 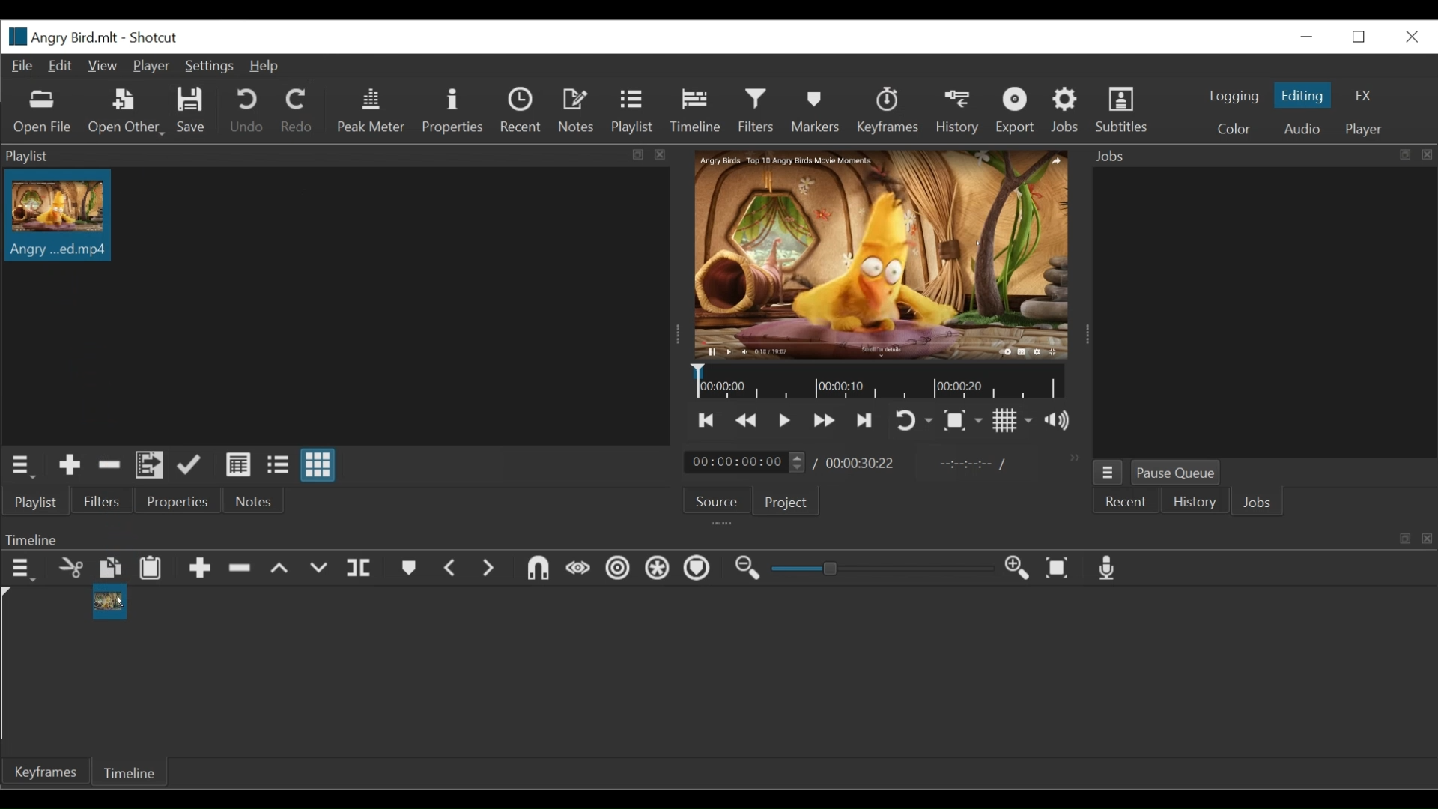 What do you see at coordinates (127, 772) in the screenshot?
I see `Timeline` at bounding box center [127, 772].